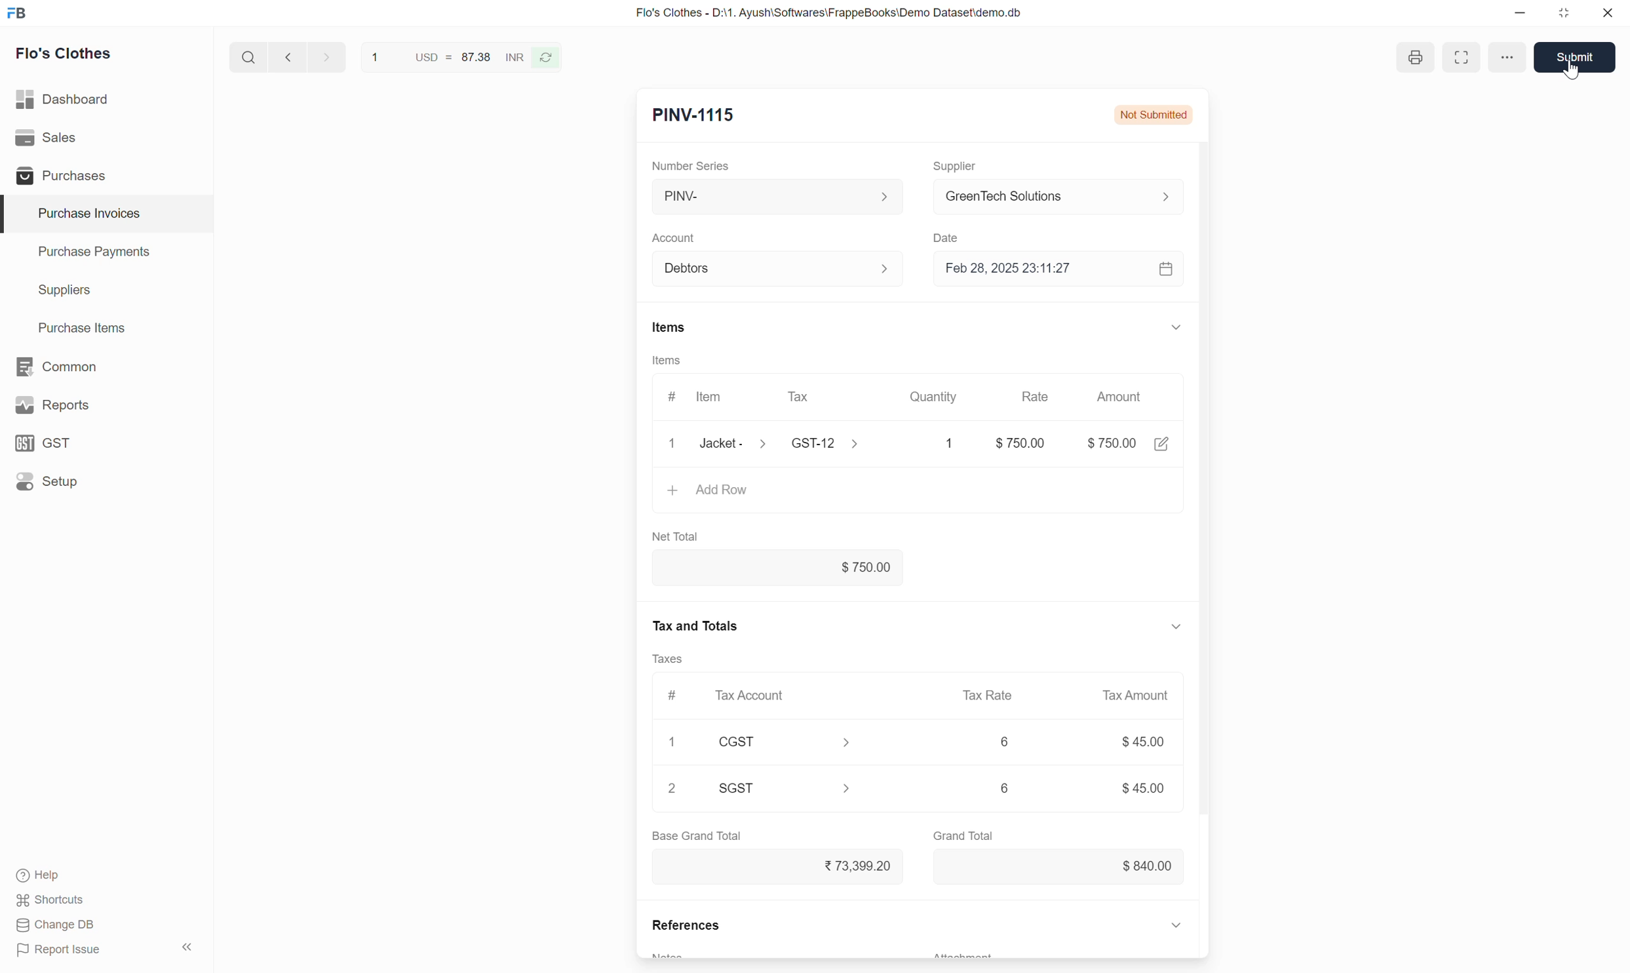 This screenshot has height=973, width=1630. What do you see at coordinates (674, 696) in the screenshot?
I see `#` at bounding box center [674, 696].